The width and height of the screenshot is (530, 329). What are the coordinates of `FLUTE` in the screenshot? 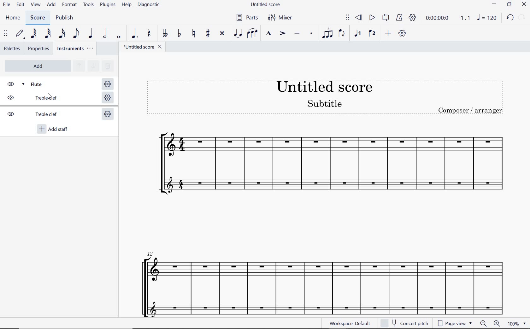 It's located at (39, 84).